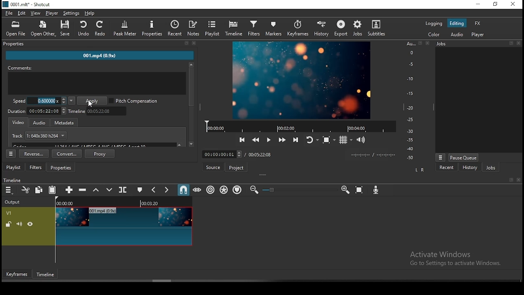  Describe the element at coordinates (210, 189) in the screenshot. I see `ripple` at that location.